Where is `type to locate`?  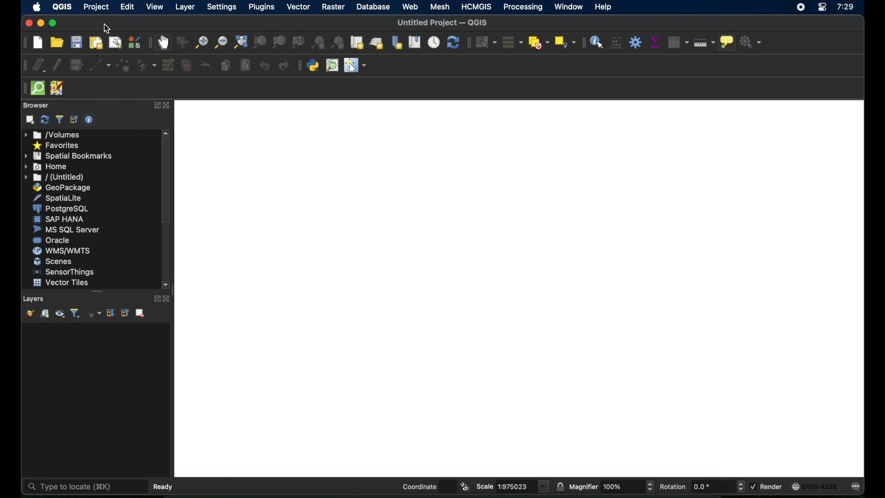 type to locate is located at coordinates (85, 486).